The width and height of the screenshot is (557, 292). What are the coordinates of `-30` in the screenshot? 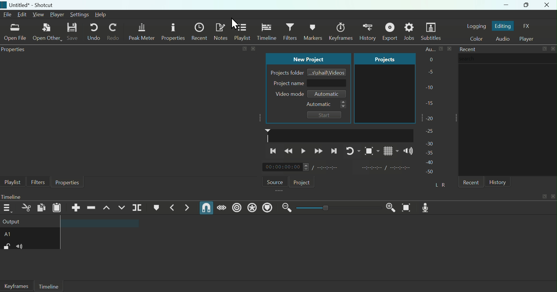 It's located at (431, 142).